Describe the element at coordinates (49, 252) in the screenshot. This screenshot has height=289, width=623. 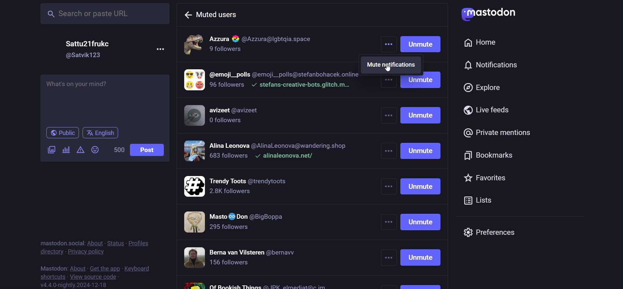
I see `directory` at that location.